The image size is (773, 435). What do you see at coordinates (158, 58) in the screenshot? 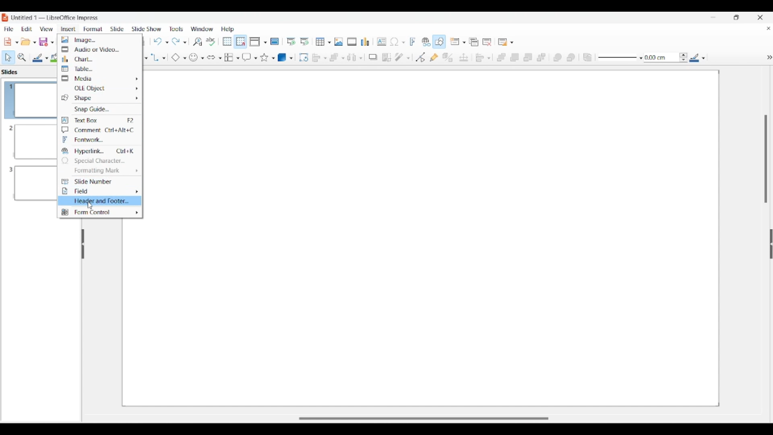
I see `Connector options` at bounding box center [158, 58].